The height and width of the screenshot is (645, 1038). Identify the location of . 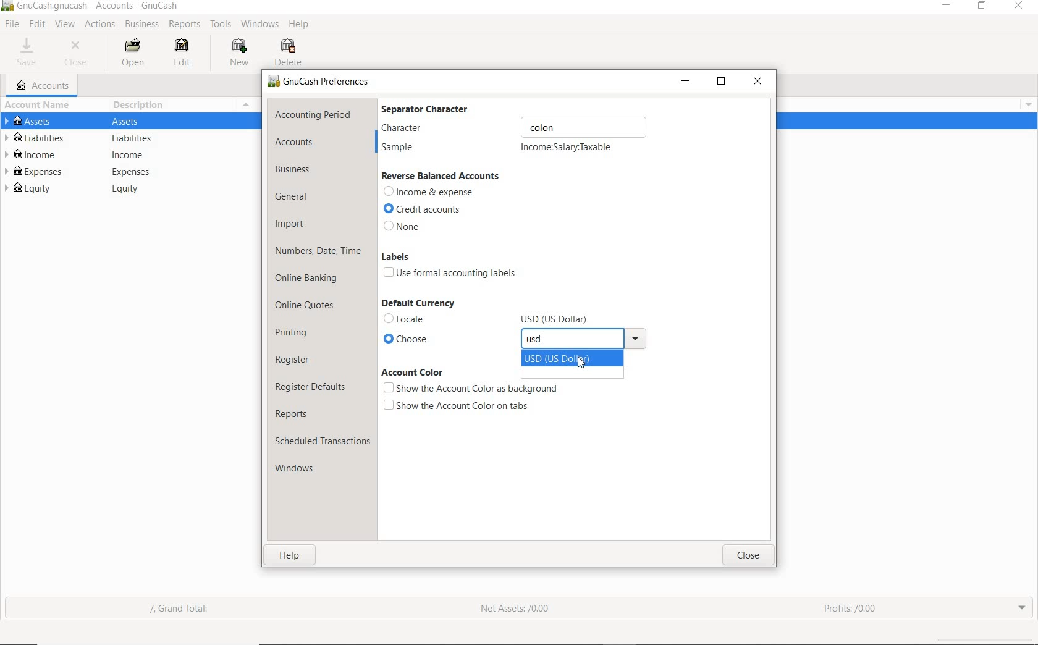
(638, 340).